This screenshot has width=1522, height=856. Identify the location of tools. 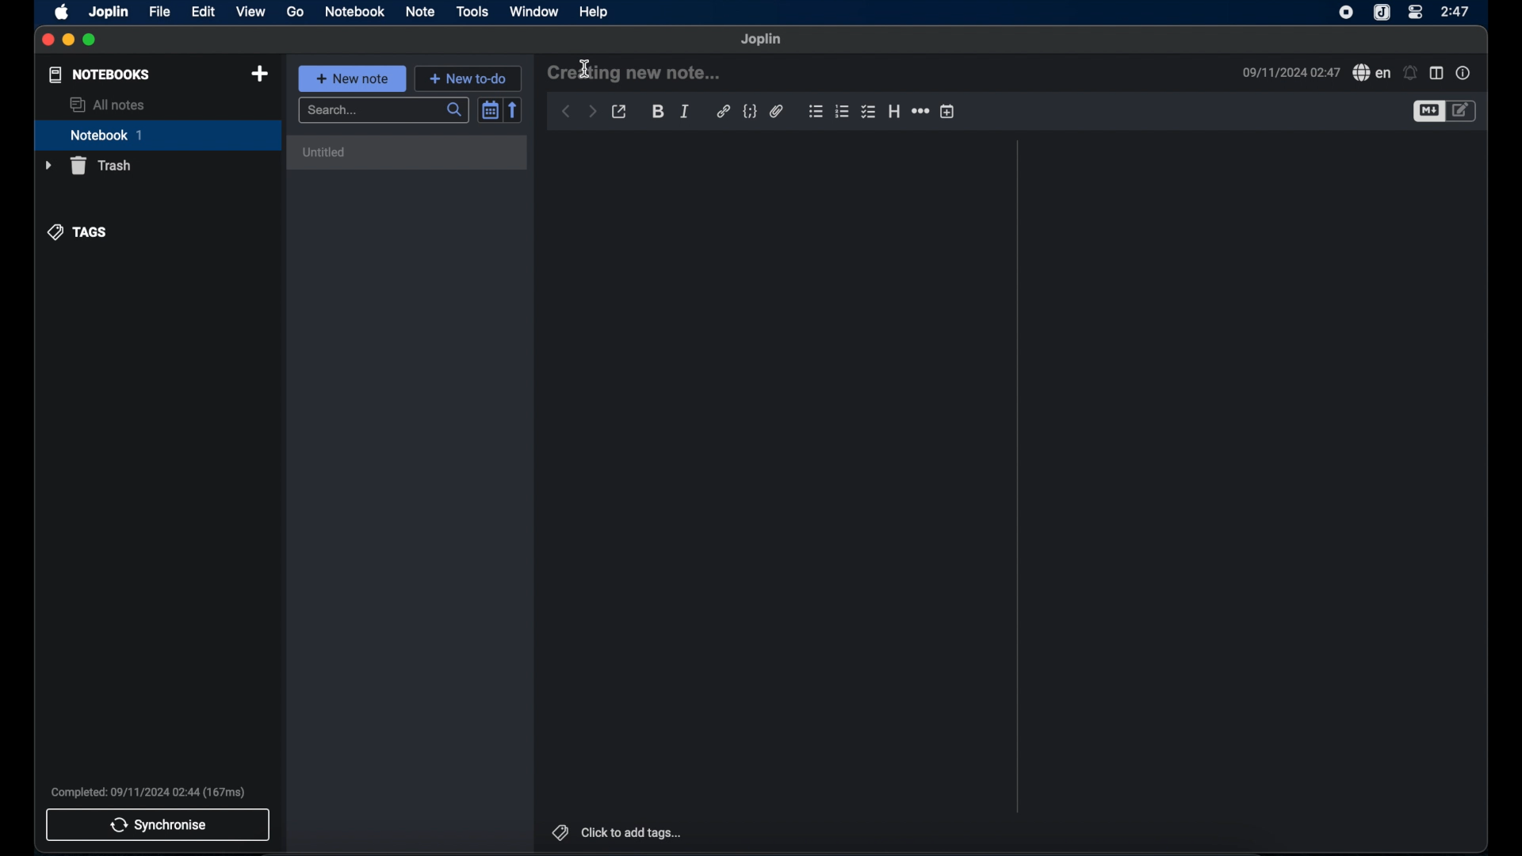
(472, 11).